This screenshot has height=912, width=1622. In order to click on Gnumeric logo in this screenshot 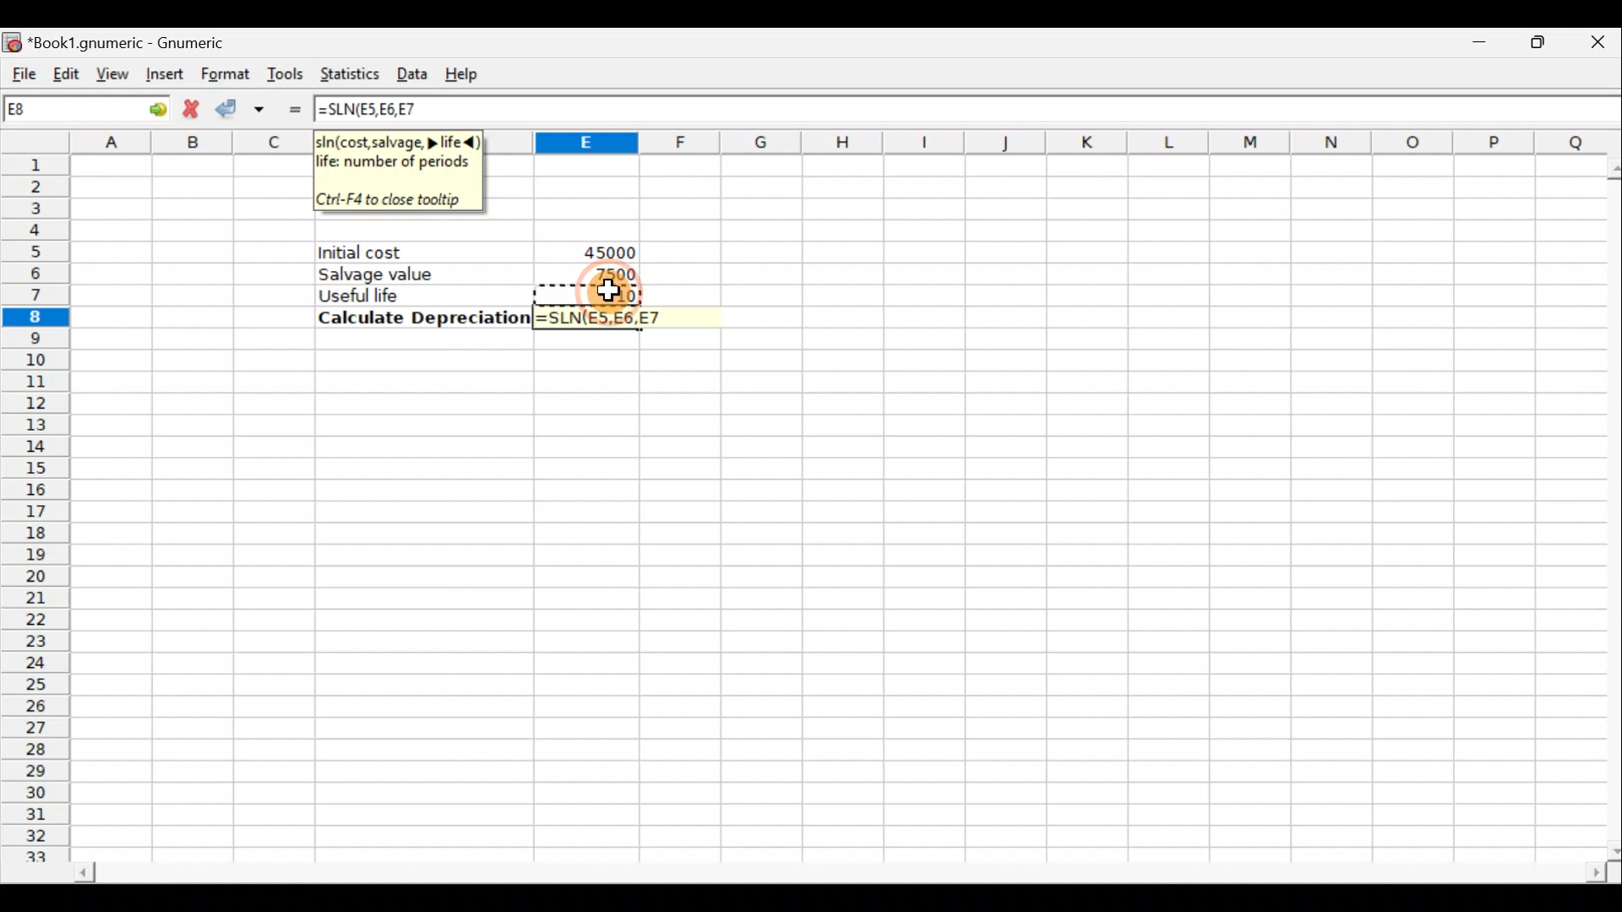, I will do `click(14, 39)`.